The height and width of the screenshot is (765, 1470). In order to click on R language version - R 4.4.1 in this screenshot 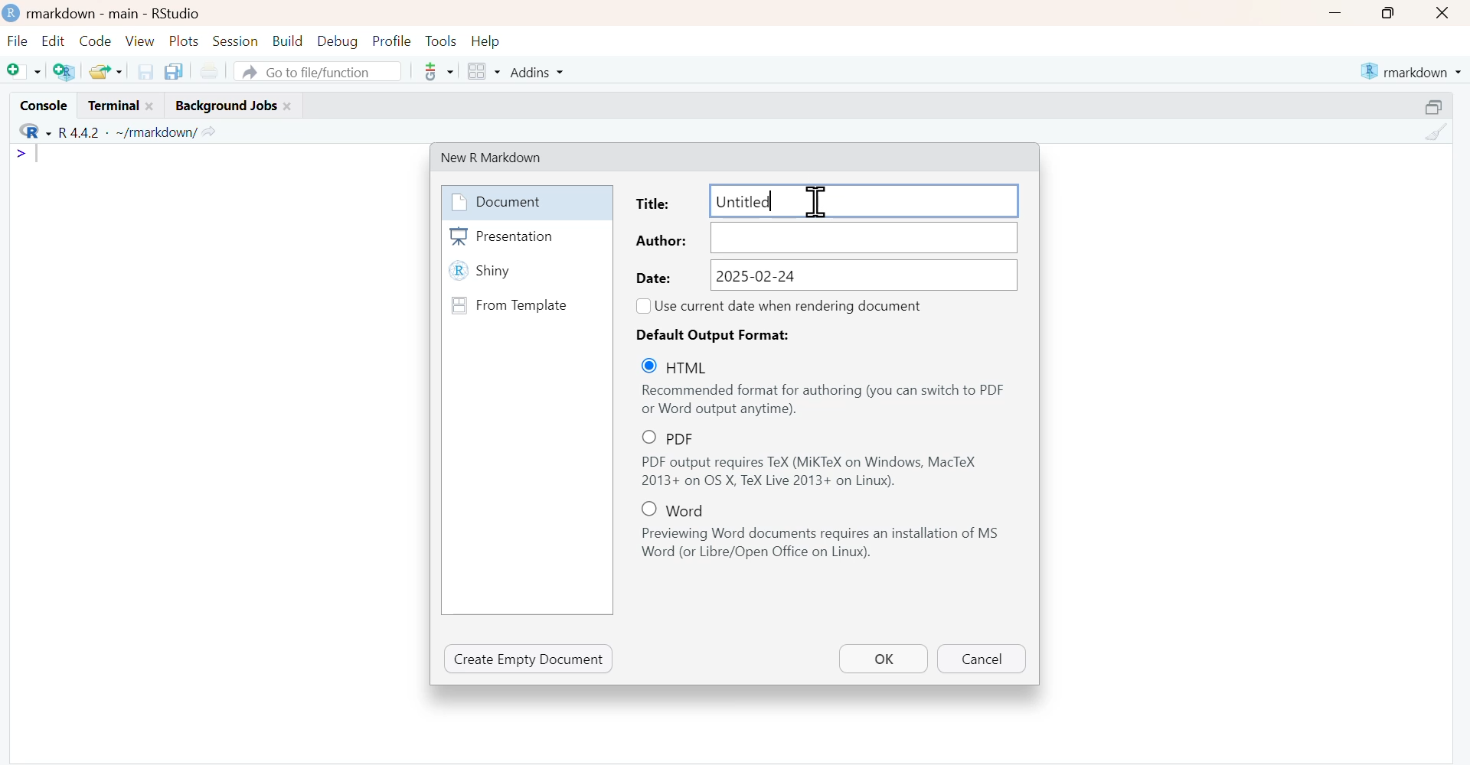, I will do `click(125, 132)`.